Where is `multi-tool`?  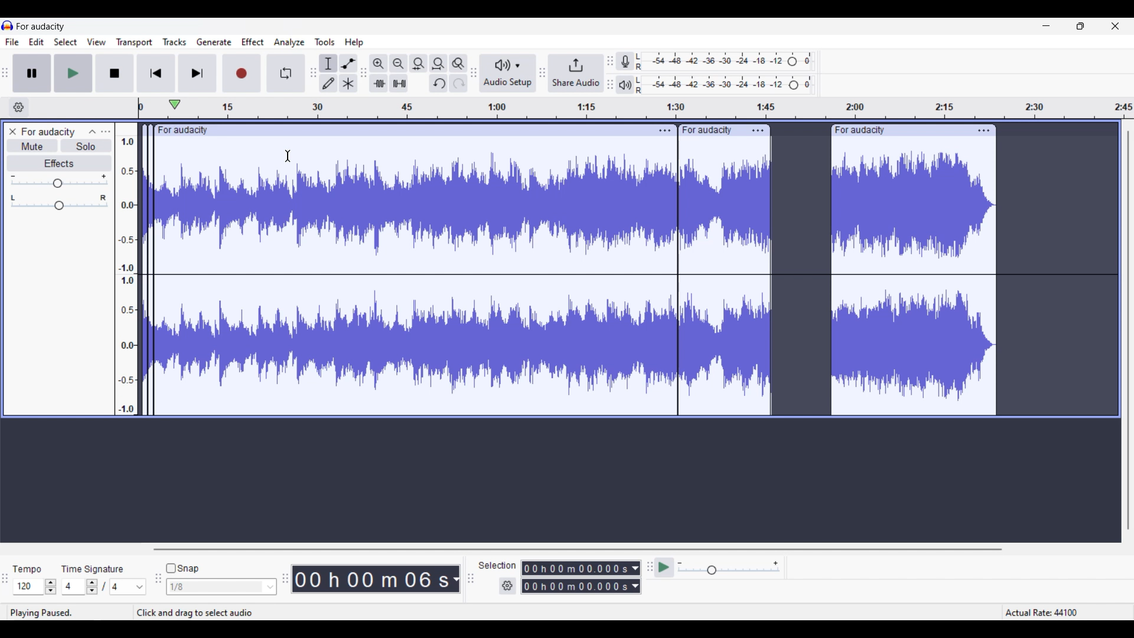 multi-tool is located at coordinates (349, 83).